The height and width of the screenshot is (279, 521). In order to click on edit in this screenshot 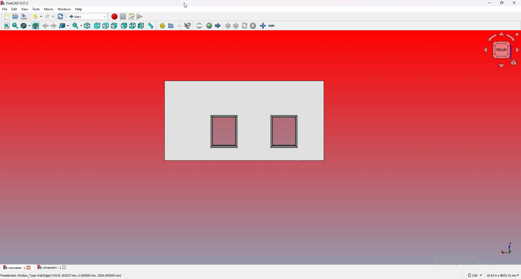, I will do `click(15, 9)`.